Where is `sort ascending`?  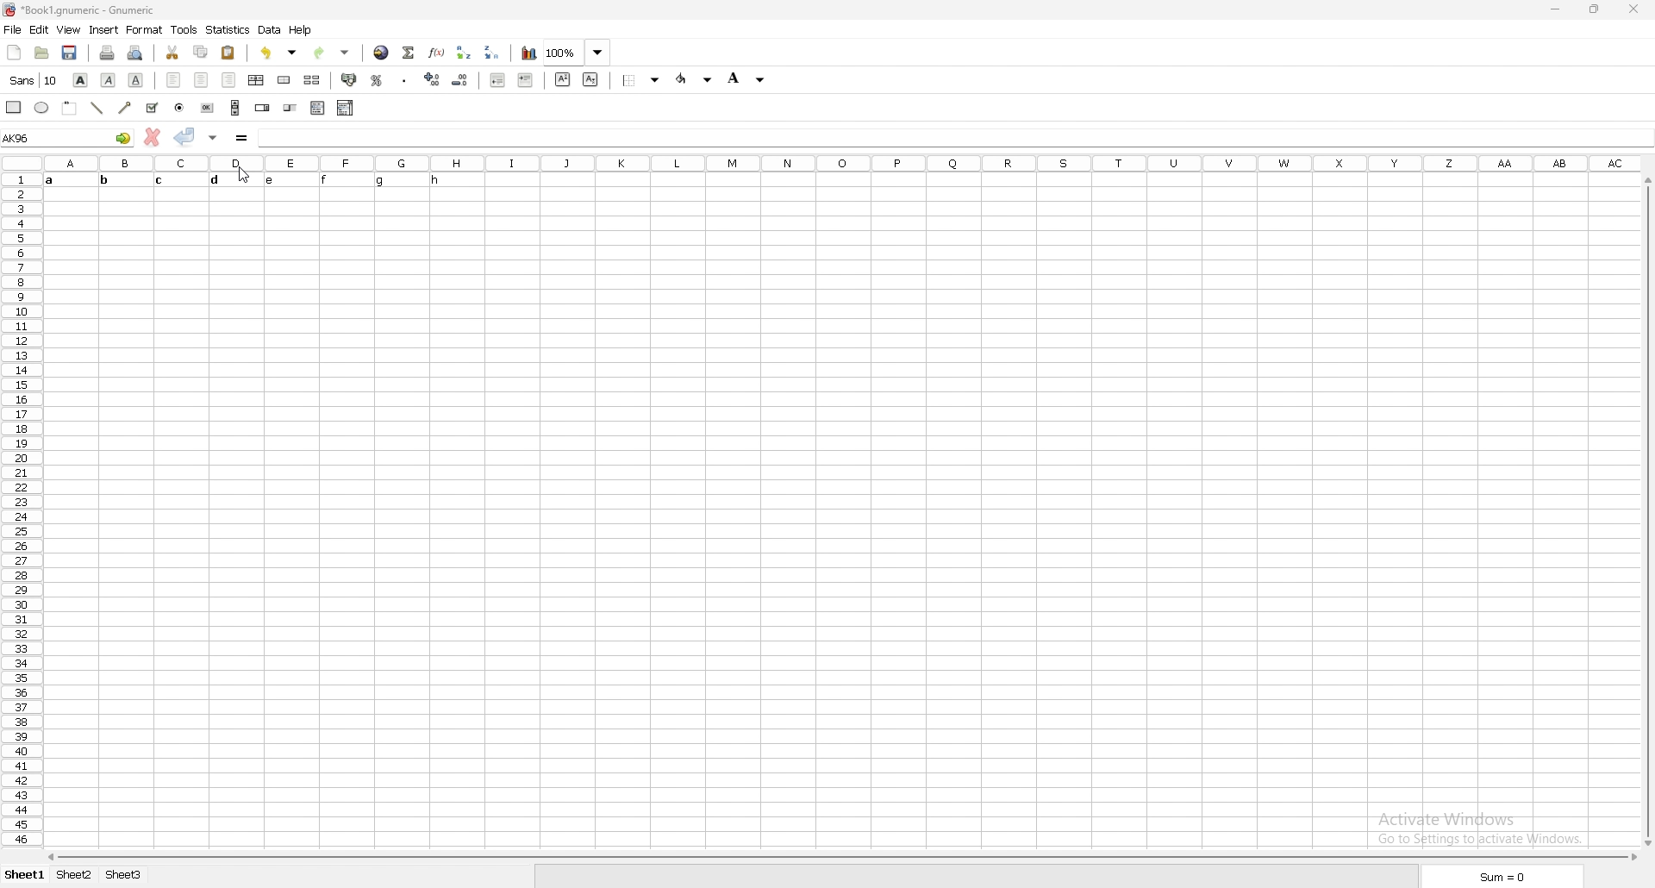
sort ascending is located at coordinates (464, 52).